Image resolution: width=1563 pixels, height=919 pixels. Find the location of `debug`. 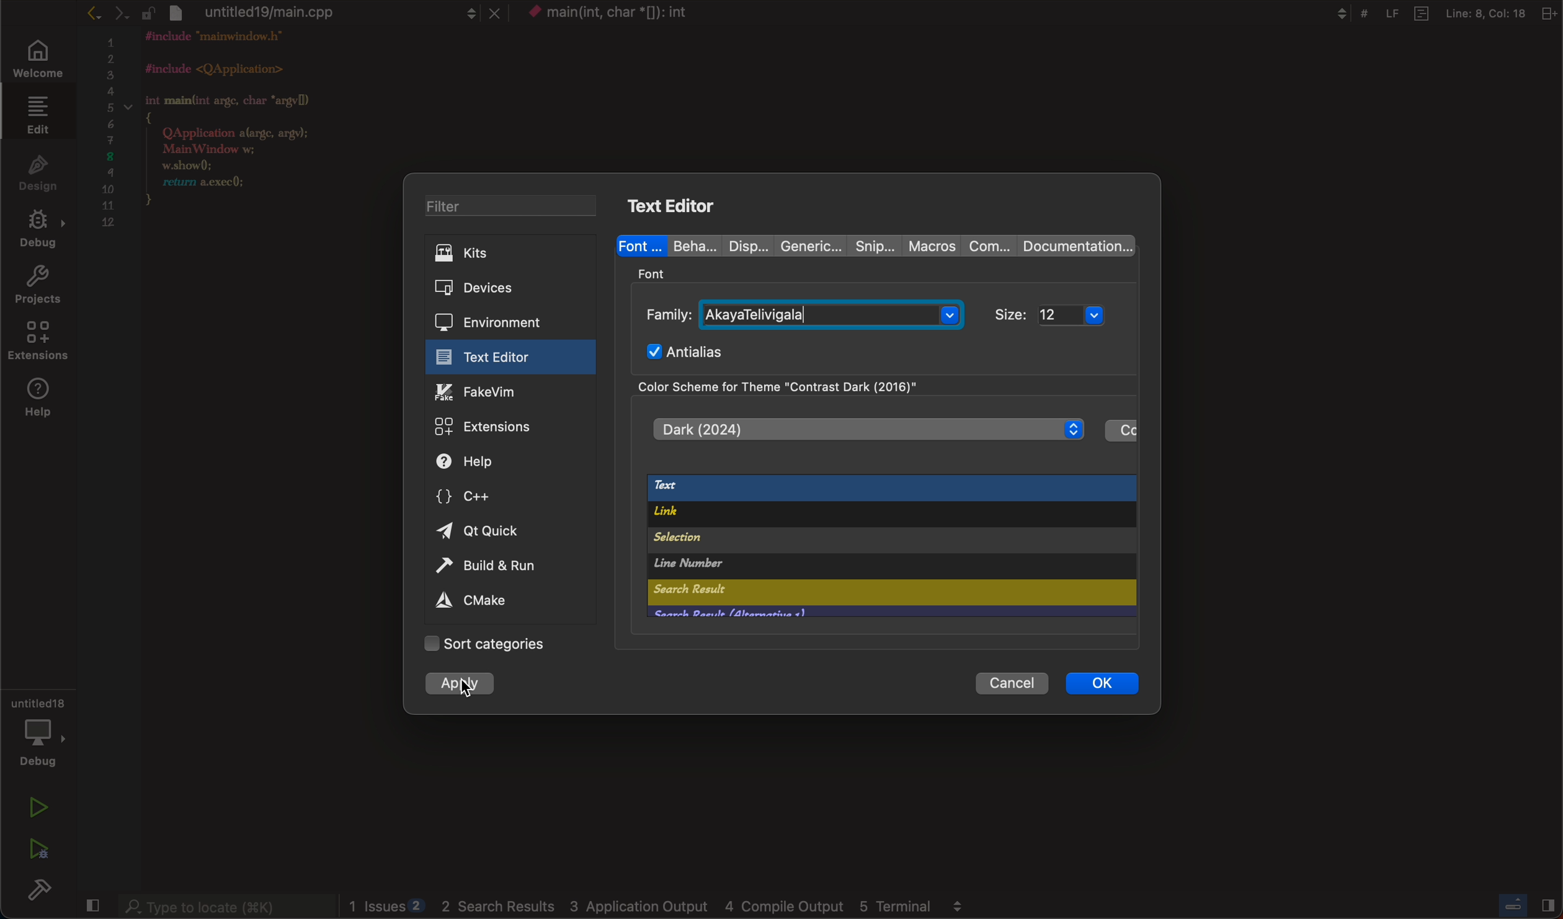

debug is located at coordinates (38, 737).